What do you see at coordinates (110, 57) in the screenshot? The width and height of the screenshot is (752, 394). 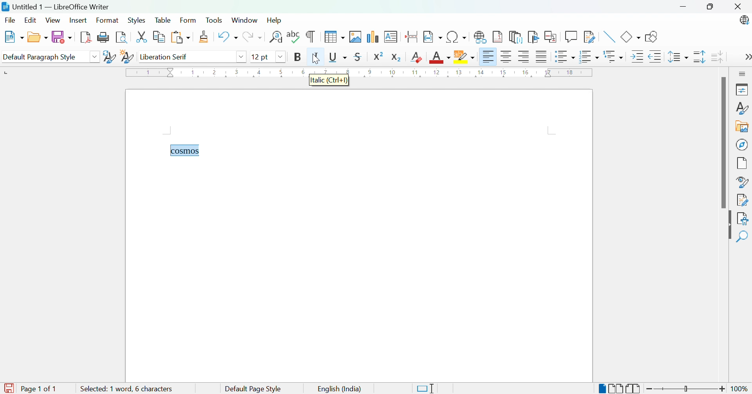 I see `Update selected style` at bounding box center [110, 57].